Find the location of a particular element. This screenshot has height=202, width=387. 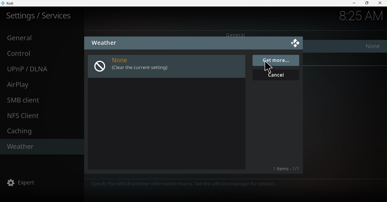

Settings/Services is located at coordinates (40, 18).